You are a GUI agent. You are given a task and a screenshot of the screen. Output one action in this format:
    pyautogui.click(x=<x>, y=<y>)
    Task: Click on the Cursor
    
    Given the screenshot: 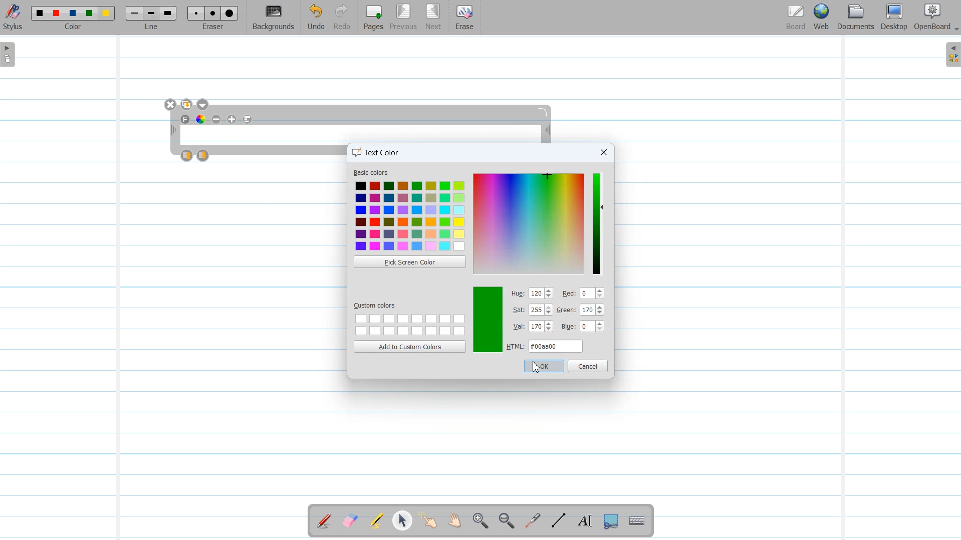 What is the action you would take?
    pyautogui.click(x=536, y=368)
    